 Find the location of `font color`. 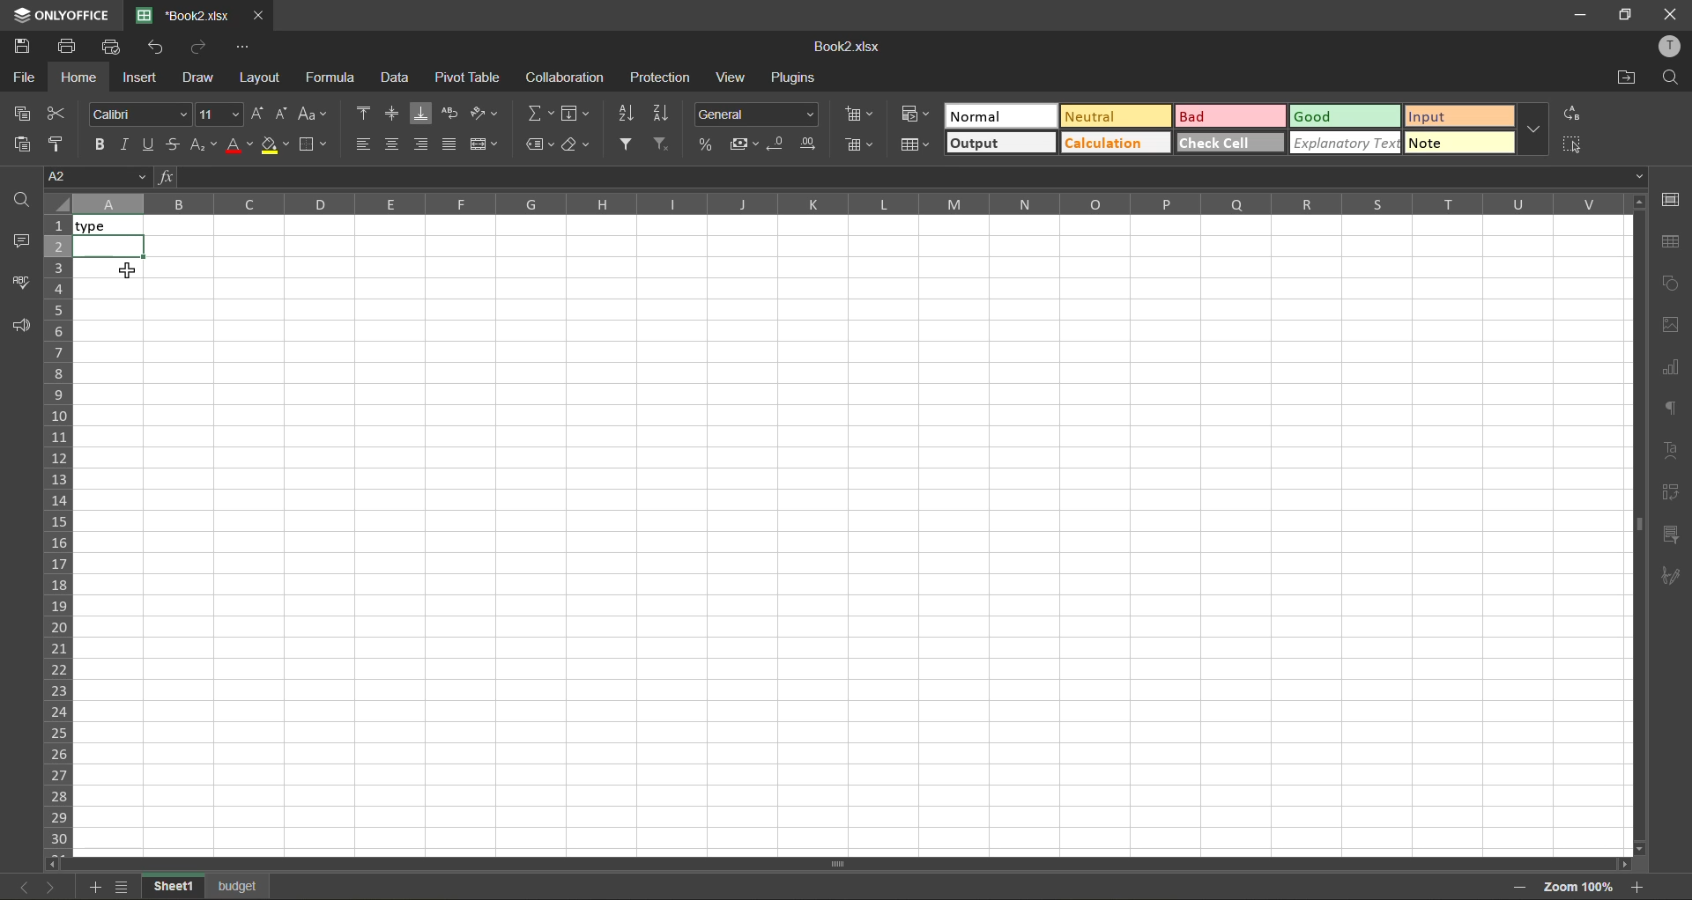

font color is located at coordinates (242, 147).